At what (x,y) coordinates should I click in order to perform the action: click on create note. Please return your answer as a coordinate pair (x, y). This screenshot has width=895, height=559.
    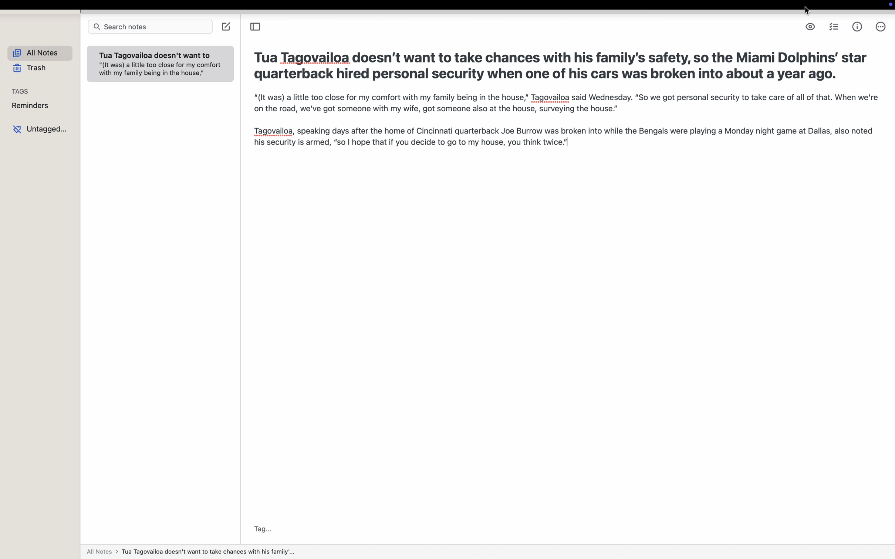
    Looking at the image, I should click on (226, 27).